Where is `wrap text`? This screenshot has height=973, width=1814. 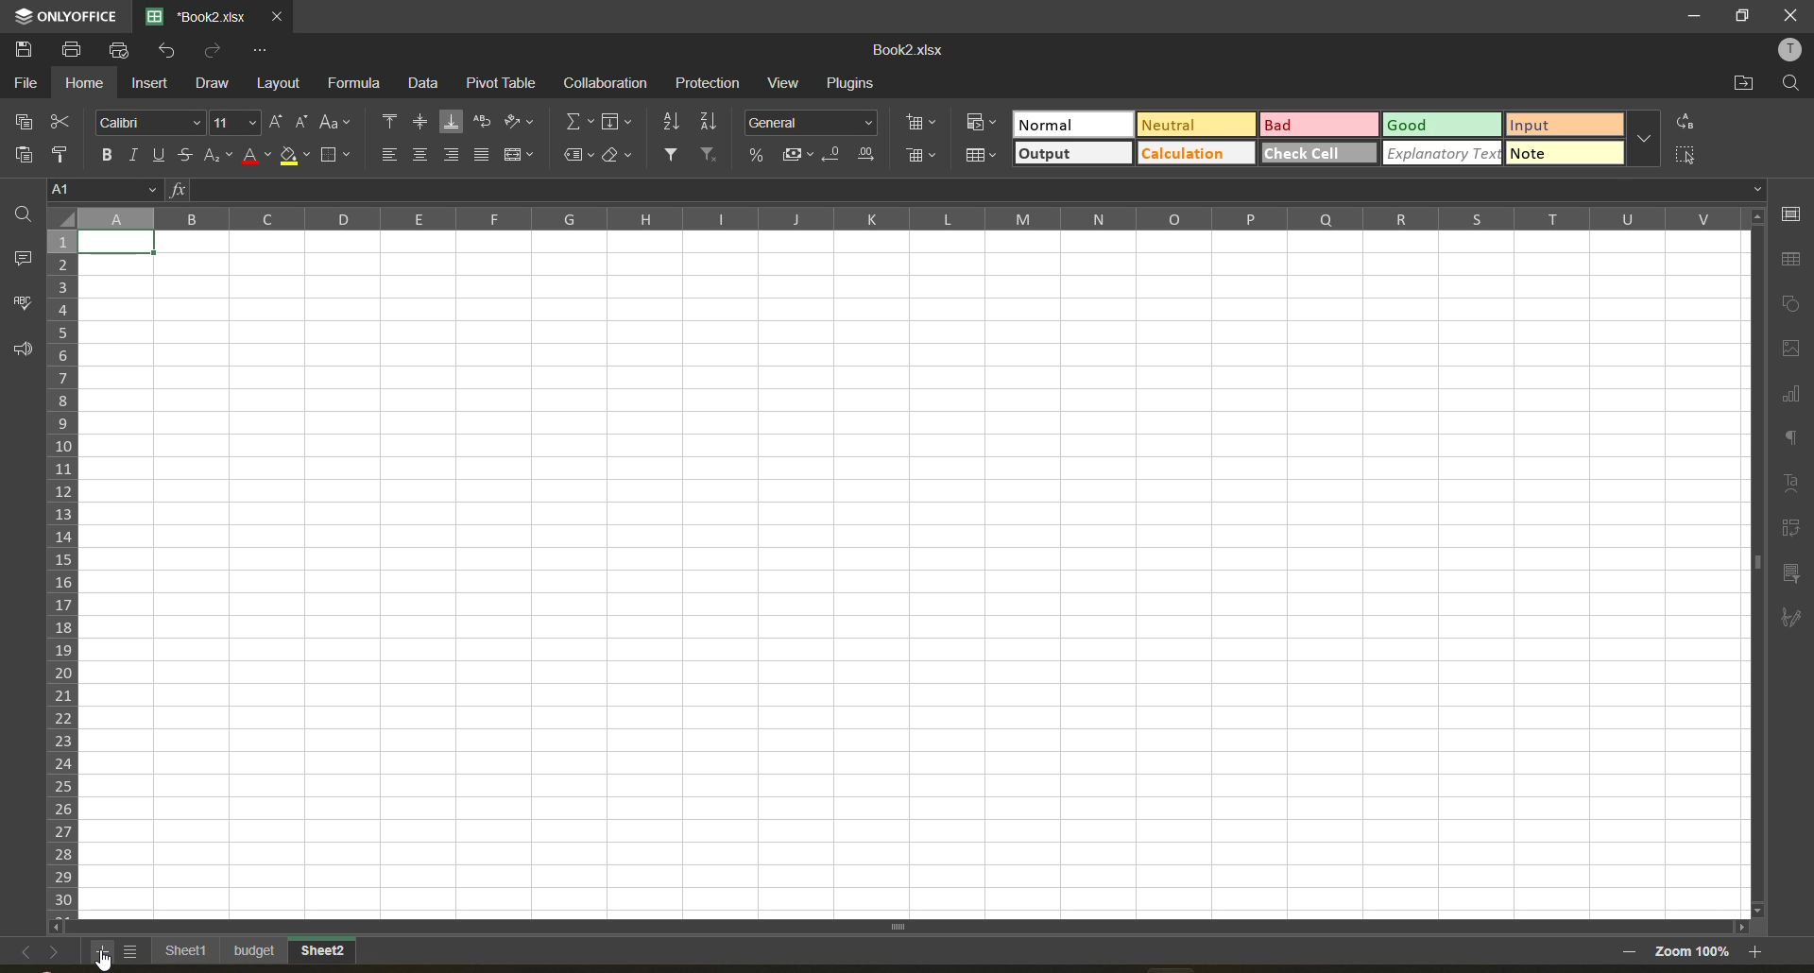 wrap text is located at coordinates (487, 122).